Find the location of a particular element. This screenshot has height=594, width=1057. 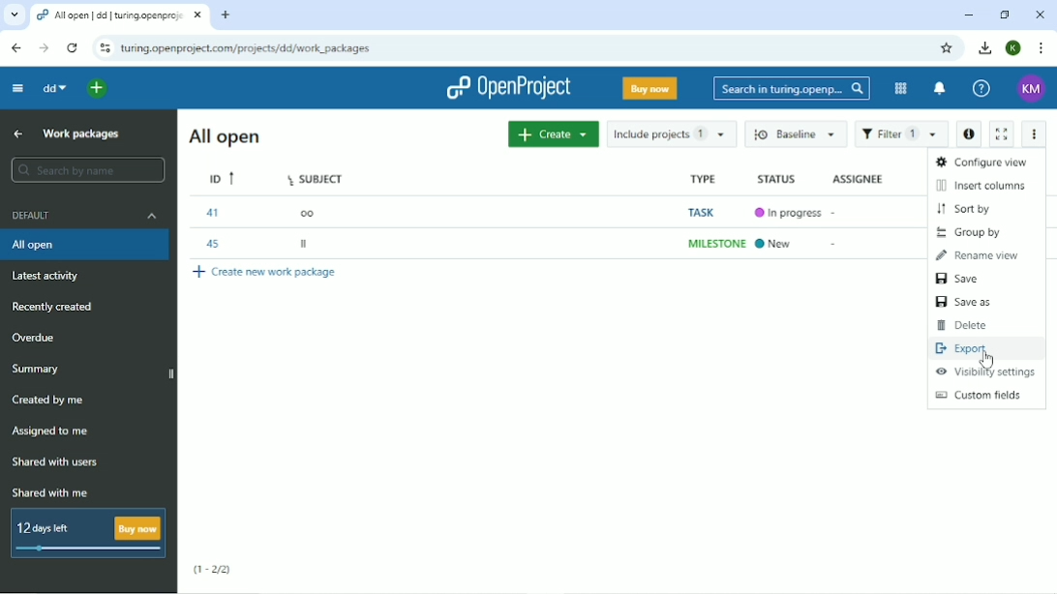

Search by name is located at coordinates (86, 170).